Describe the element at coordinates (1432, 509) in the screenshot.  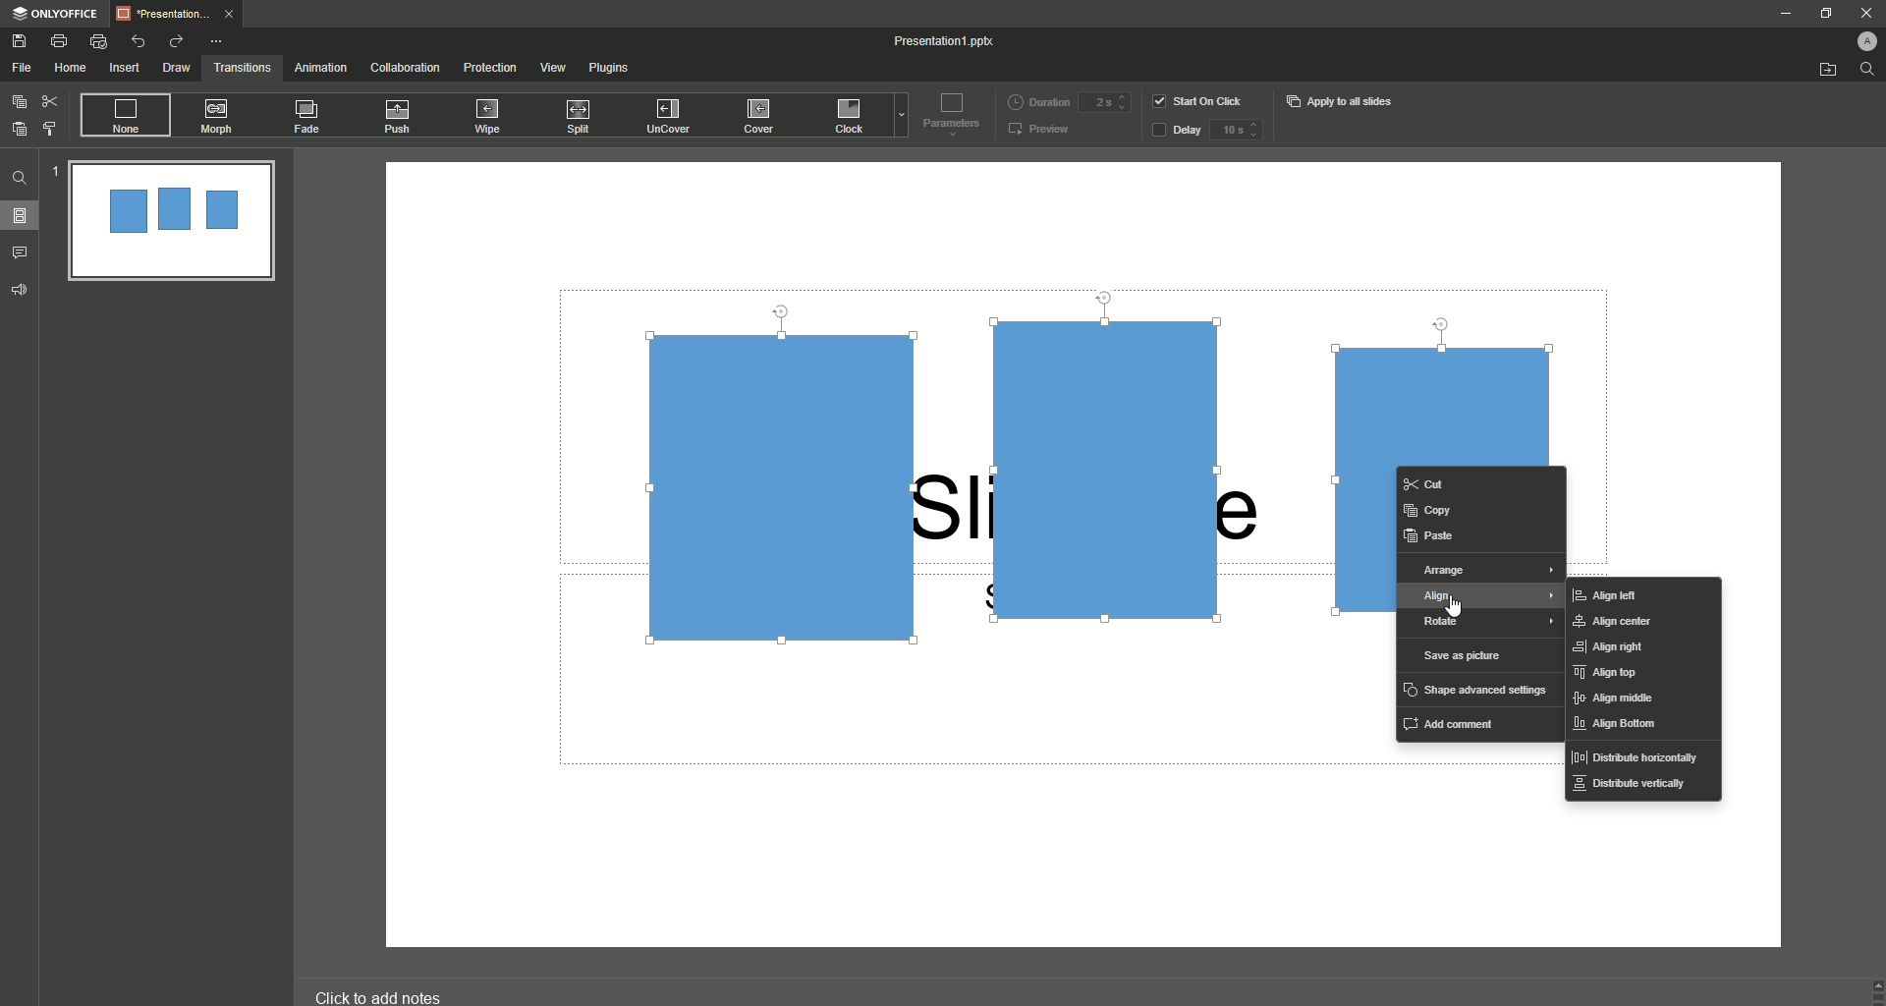
I see `Copy` at that location.